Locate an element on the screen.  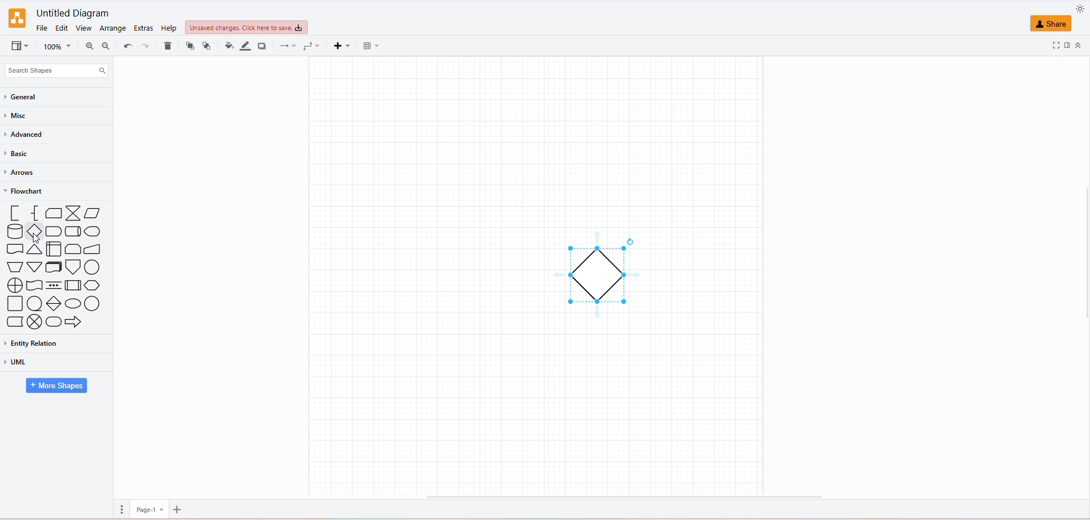
ARROWS is located at coordinates (23, 173).